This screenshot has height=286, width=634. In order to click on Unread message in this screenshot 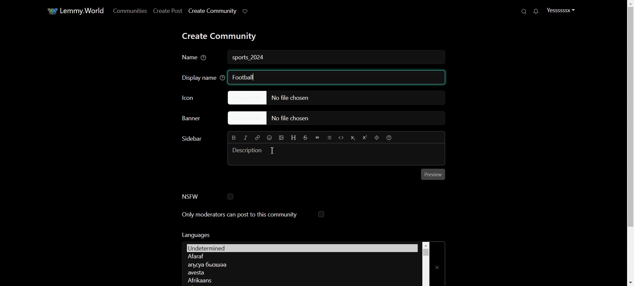, I will do `click(535, 12)`.